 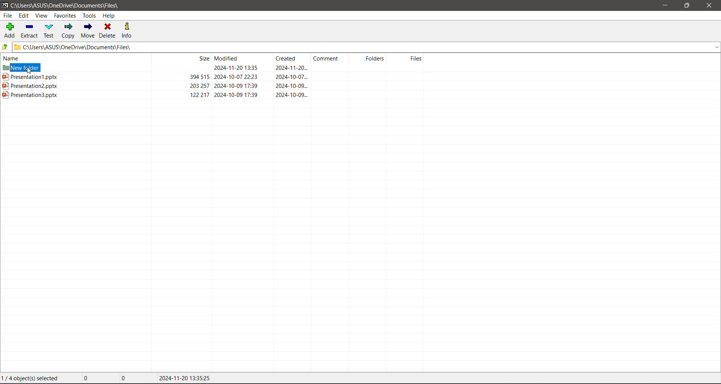 I want to click on Name, so click(x=72, y=58).